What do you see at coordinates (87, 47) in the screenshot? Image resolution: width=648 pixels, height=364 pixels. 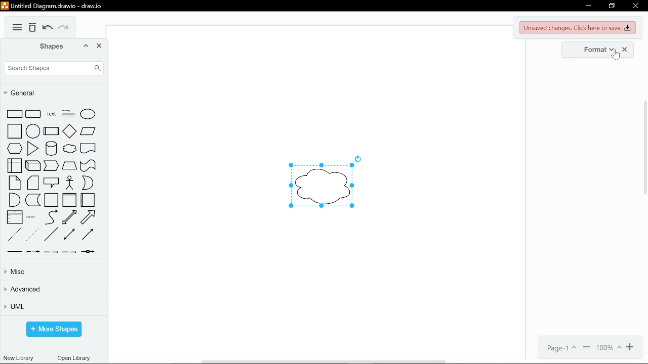 I see `collapse` at bounding box center [87, 47].